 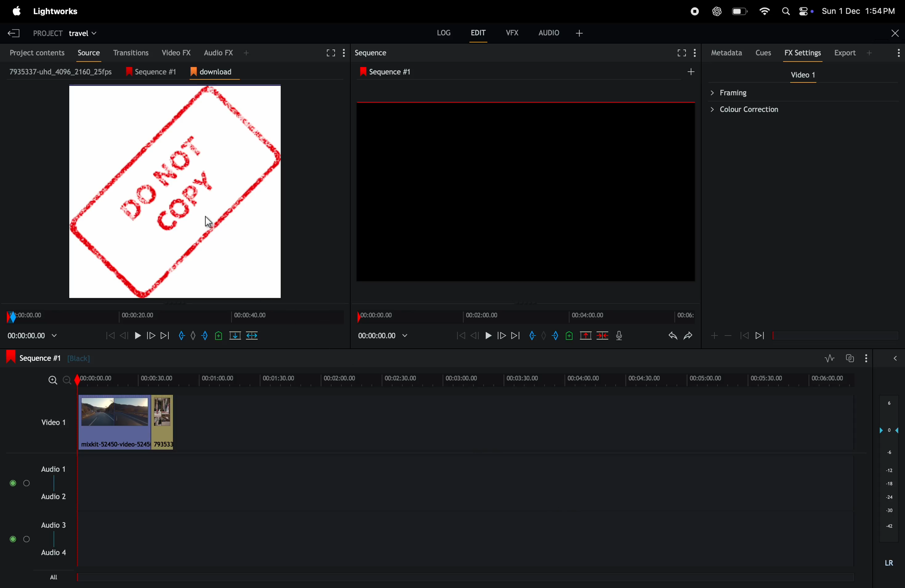 I want to click on video details, so click(x=61, y=71).